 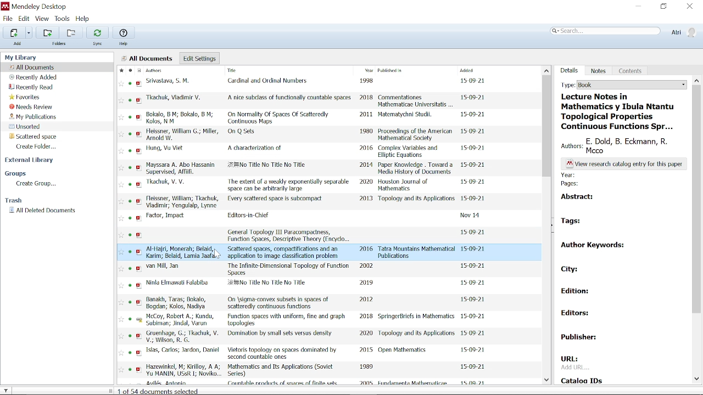 I want to click on Close, so click(x=690, y=7).